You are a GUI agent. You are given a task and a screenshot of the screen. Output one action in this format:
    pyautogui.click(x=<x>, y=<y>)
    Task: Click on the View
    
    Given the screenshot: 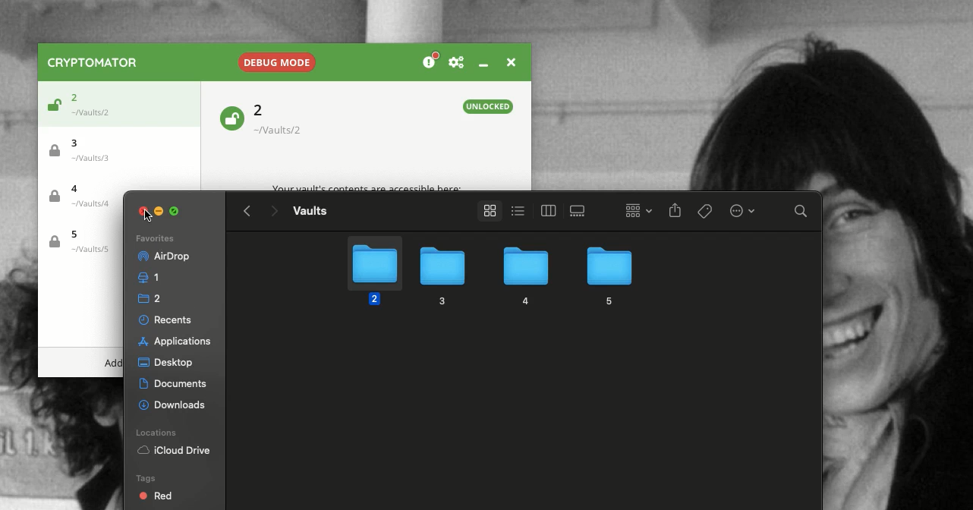 What is the action you would take?
    pyautogui.click(x=486, y=211)
    